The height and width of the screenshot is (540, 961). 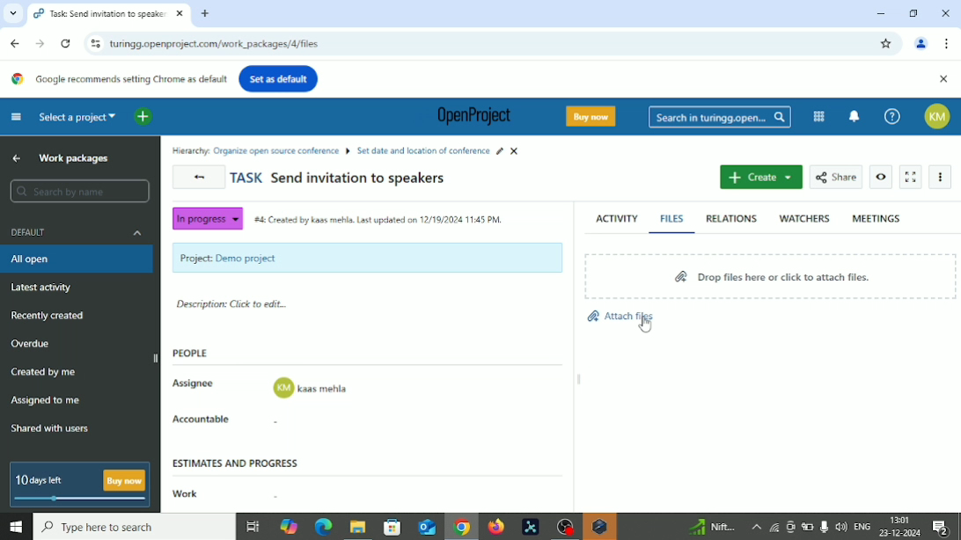 I want to click on Search, so click(x=720, y=118).